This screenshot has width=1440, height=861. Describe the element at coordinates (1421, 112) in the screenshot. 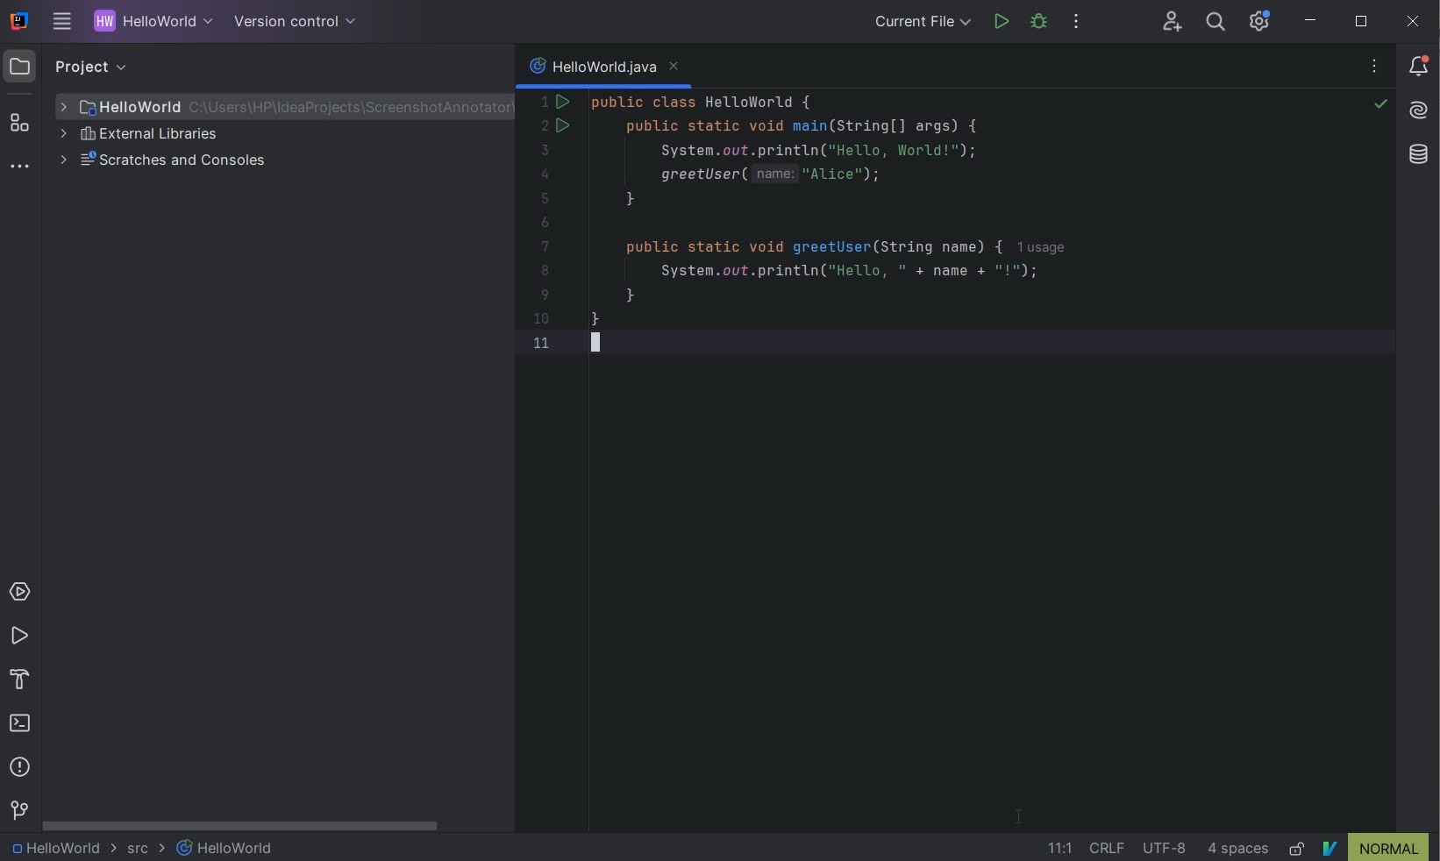

I see `AI Assistant` at that location.